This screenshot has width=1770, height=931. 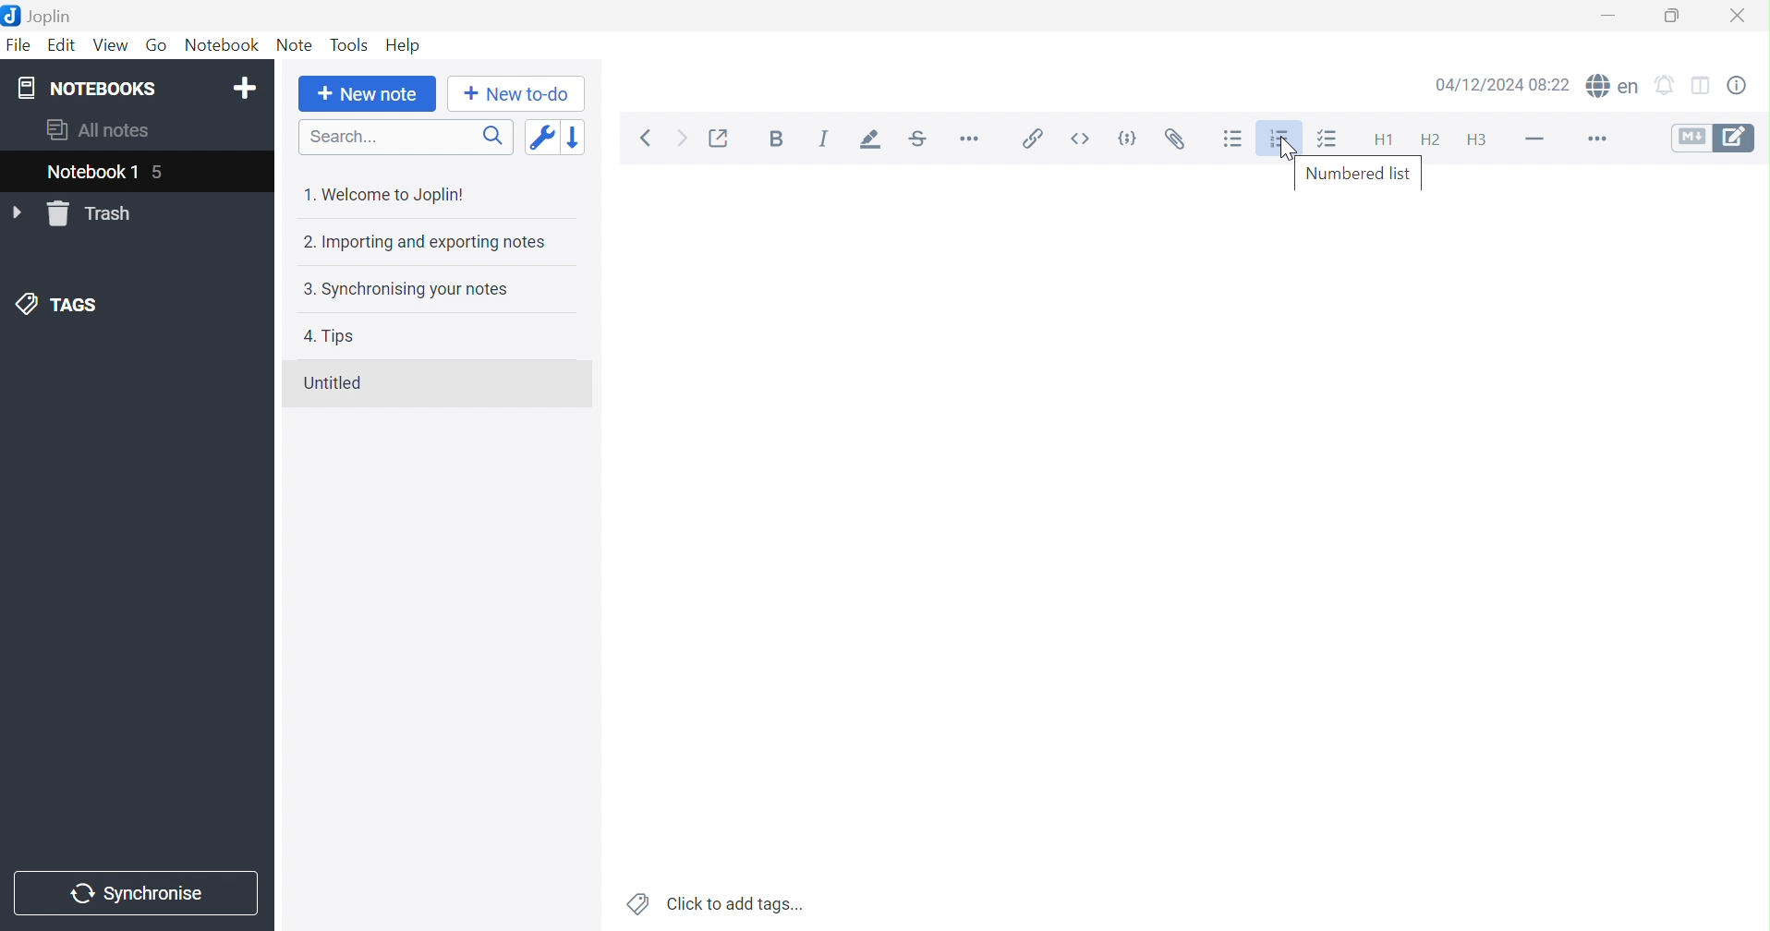 What do you see at coordinates (1379, 139) in the screenshot?
I see `Heading 1` at bounding box center [1379, 139].